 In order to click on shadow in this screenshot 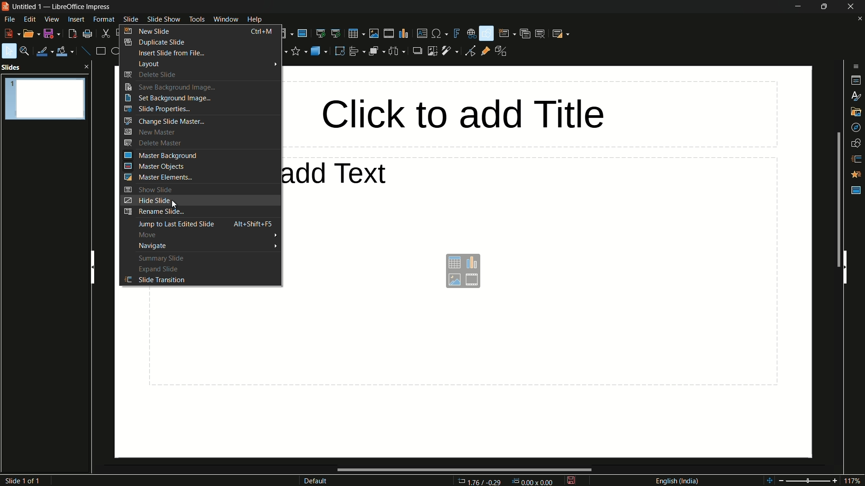, I will do `click(417, 52)`.